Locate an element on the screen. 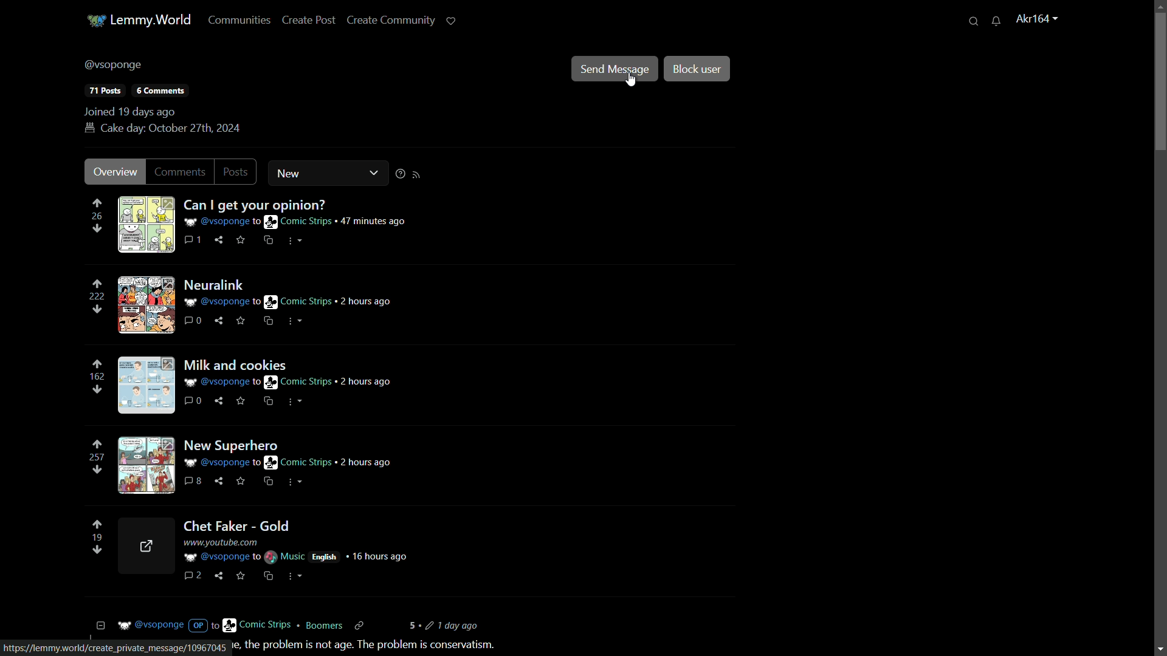  downvote is located at coordinates (94, 550).